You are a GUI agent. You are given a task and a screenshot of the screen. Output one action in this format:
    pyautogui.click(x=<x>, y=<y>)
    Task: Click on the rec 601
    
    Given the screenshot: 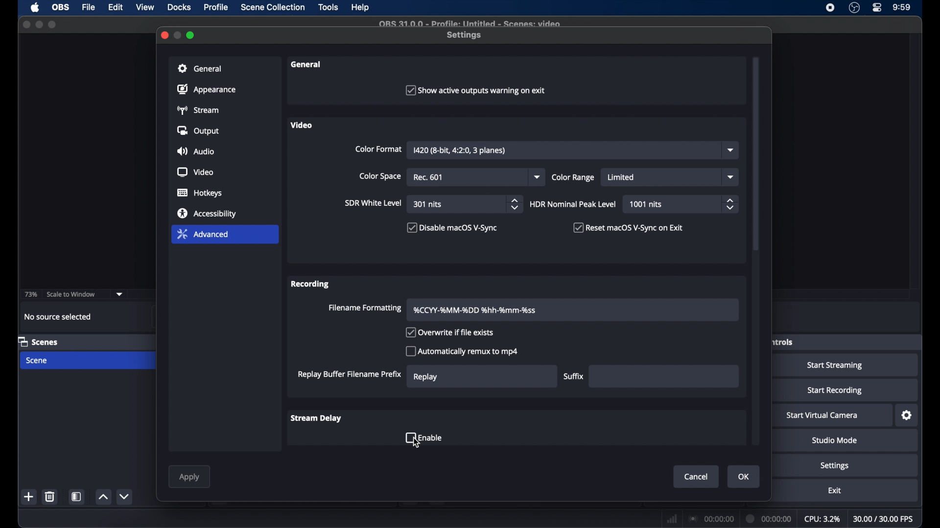 What is the action you would take?
    pyautogui.click(x=428, y=177)
    